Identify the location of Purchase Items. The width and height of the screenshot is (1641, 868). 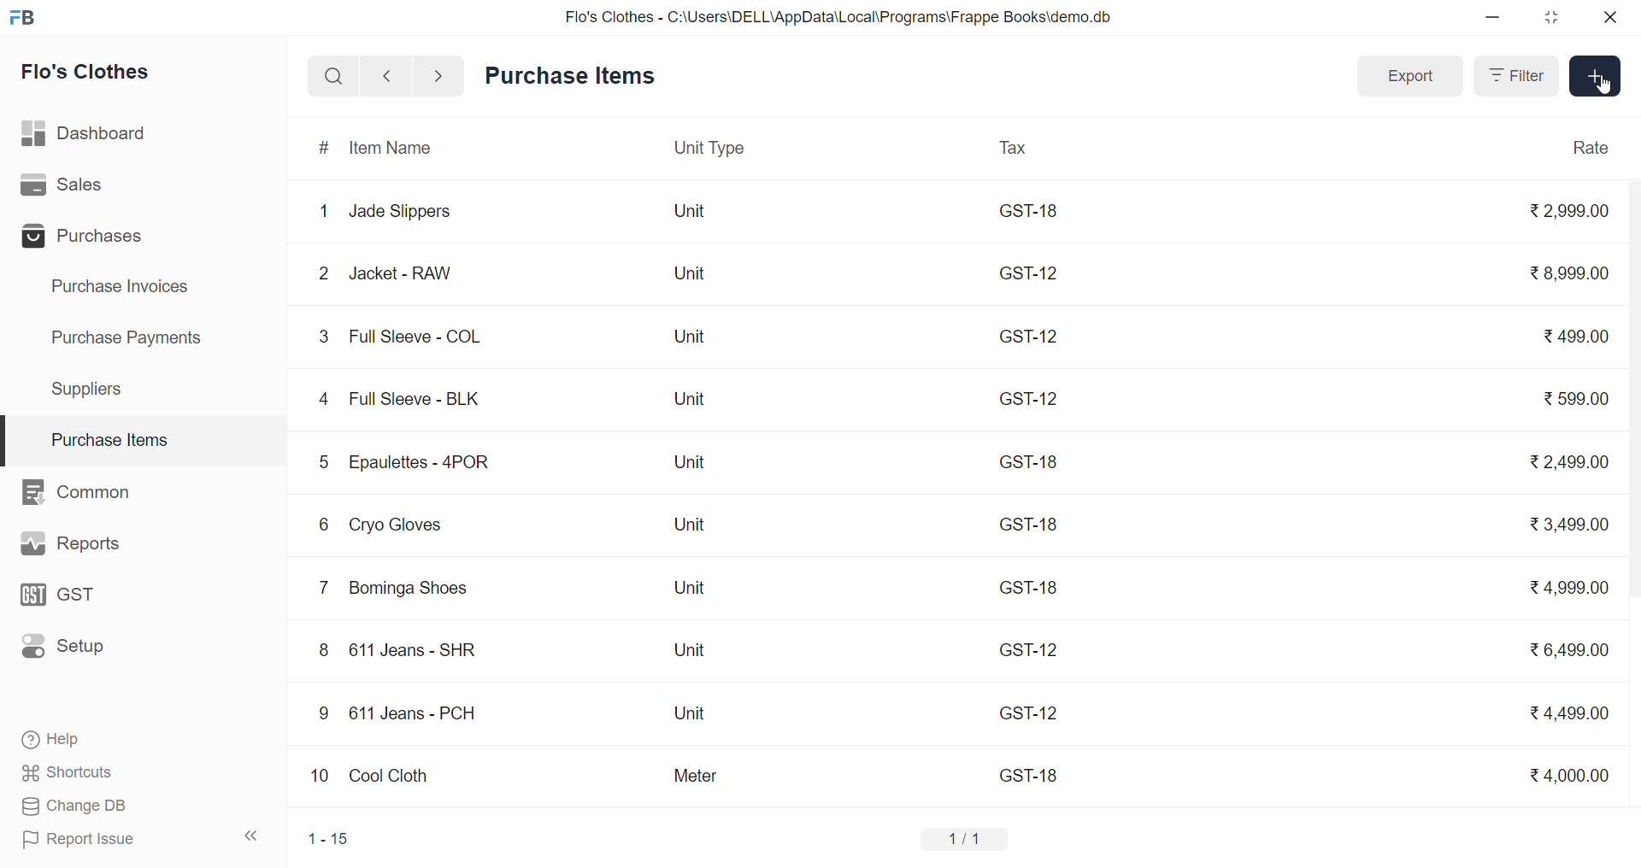
(569, 77).